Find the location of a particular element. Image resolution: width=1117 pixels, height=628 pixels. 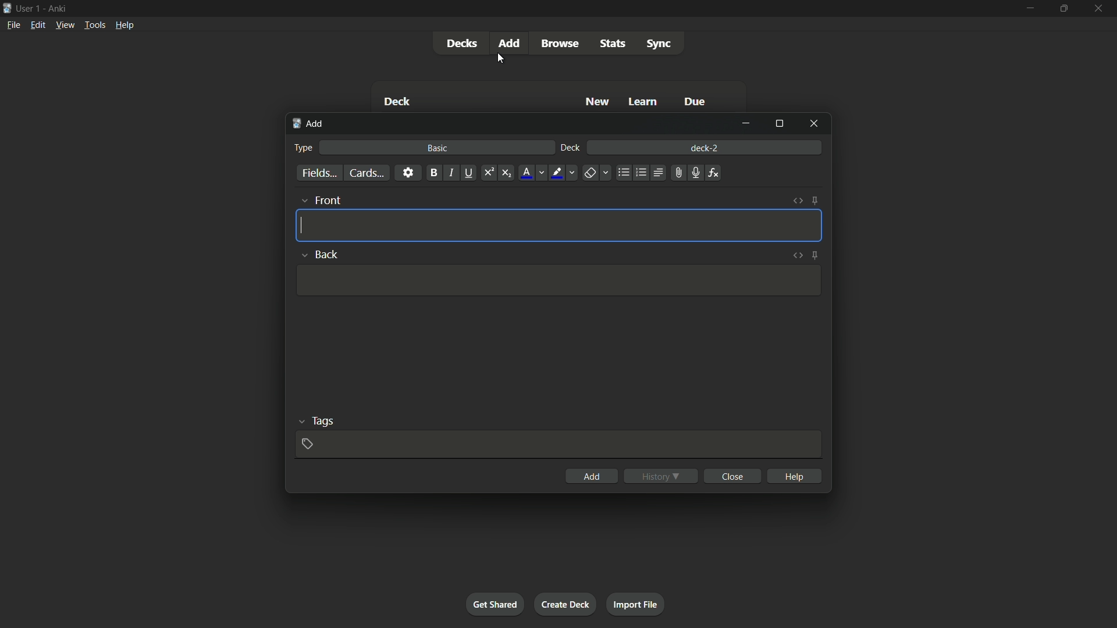

toggle html editor is located at coordinates (798, 254).